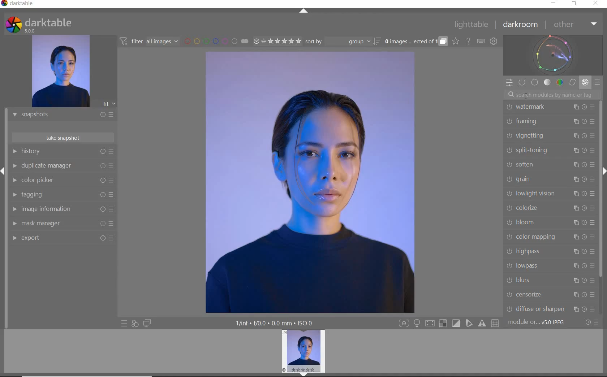 Image resolution: width=607 pixels, height=377 pixels. I want to click on DUPLICATE MANAGER, so click(62, 166).